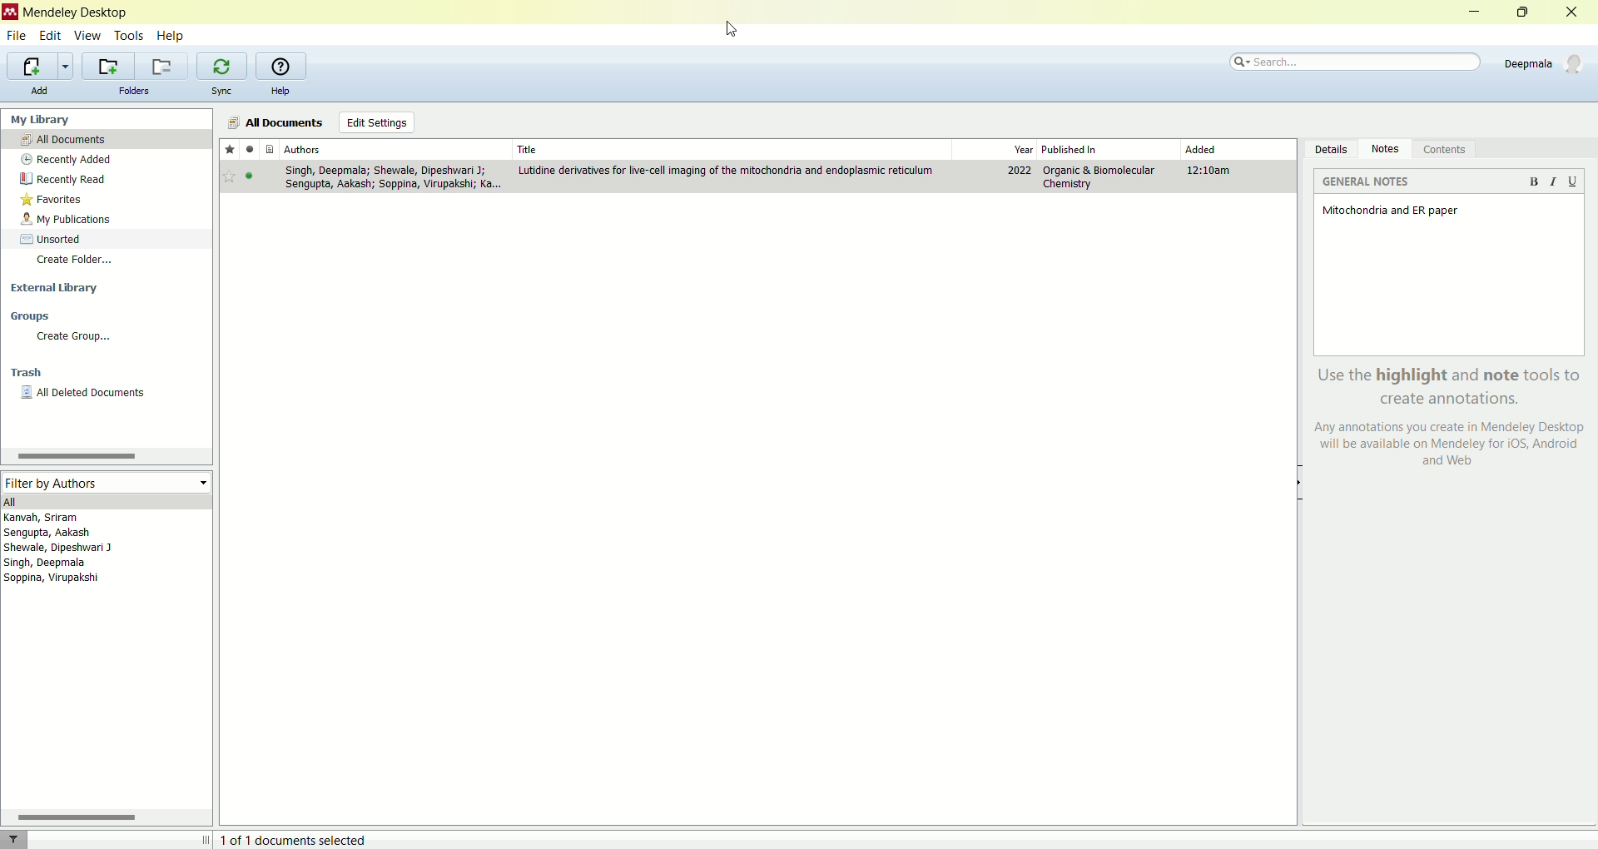  Describe the element at coordinates (390, 178) in the screenshot. I see `Singh, Deepmala; Shewale, Dipeshwari J; Sengupta, Aakash; Soppira, Virupakshi; Ka.` at that location.